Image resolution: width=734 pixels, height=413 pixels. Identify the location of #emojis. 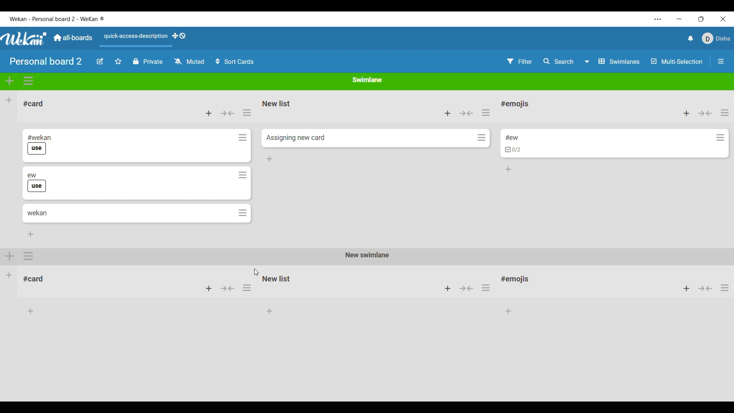
(513, 280).